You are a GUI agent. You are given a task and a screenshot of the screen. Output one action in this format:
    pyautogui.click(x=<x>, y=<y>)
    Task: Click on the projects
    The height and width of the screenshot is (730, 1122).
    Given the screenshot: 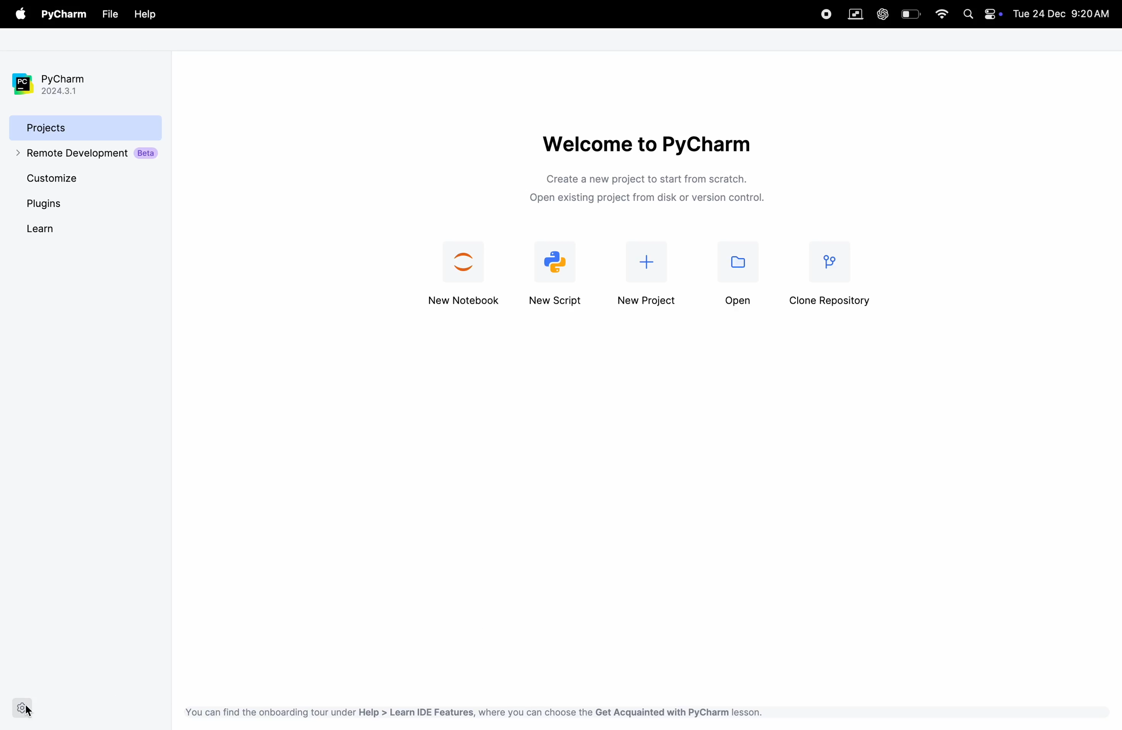 What is the action you would take?
    pyautogui.click(x=86, y=127)
    